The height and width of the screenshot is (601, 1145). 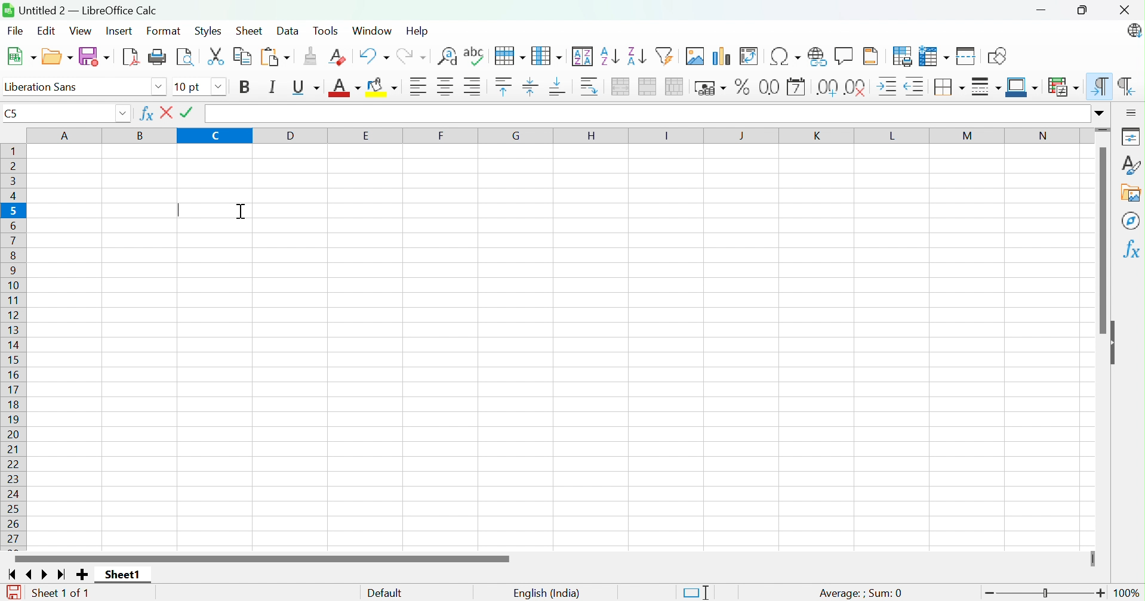 I want to click on Default, so click(x=386, y=593).